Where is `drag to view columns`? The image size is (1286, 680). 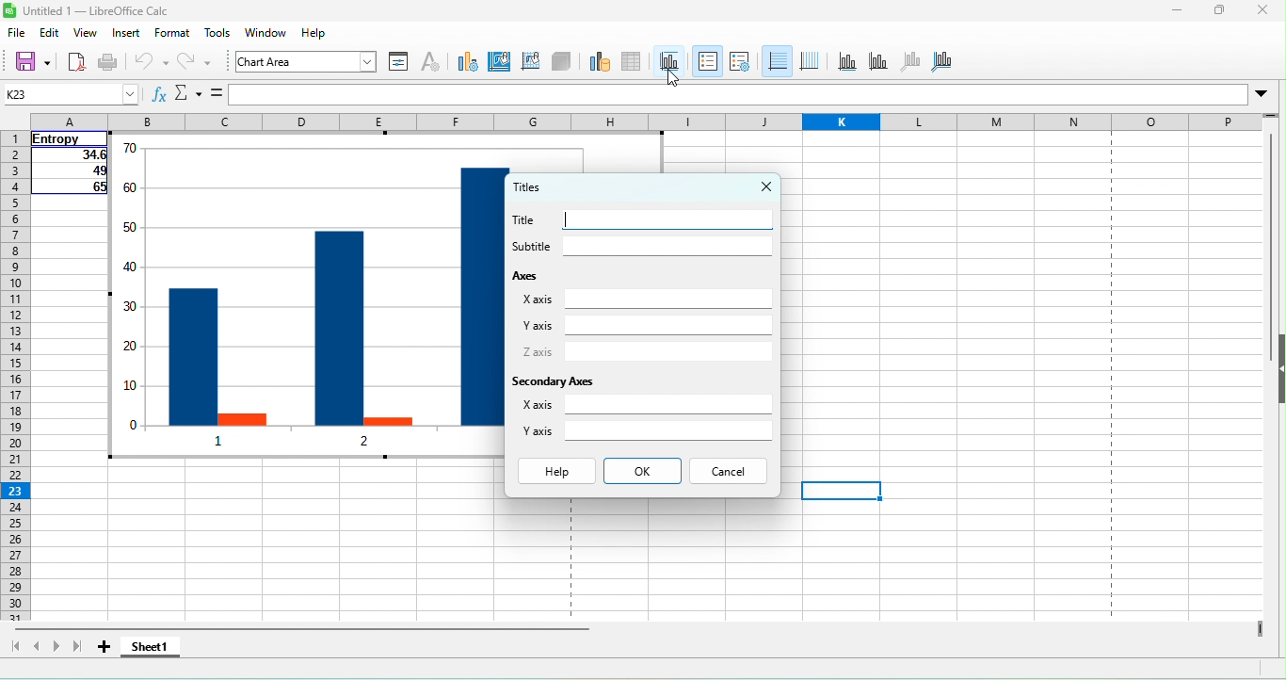
drag to view columns is located at coordinates (1257, 627).